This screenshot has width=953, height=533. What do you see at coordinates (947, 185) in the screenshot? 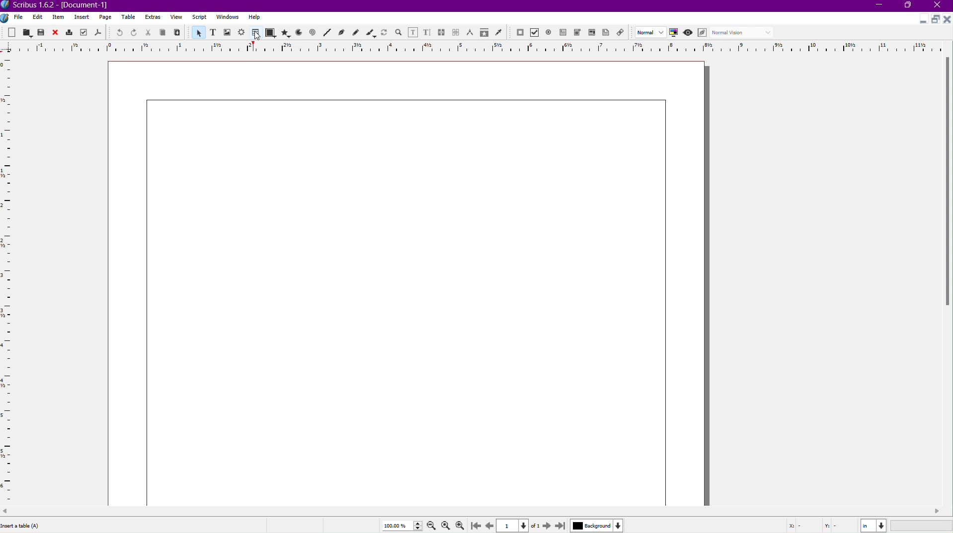
I see `Scrollbar` at bounding box center [947, 185].